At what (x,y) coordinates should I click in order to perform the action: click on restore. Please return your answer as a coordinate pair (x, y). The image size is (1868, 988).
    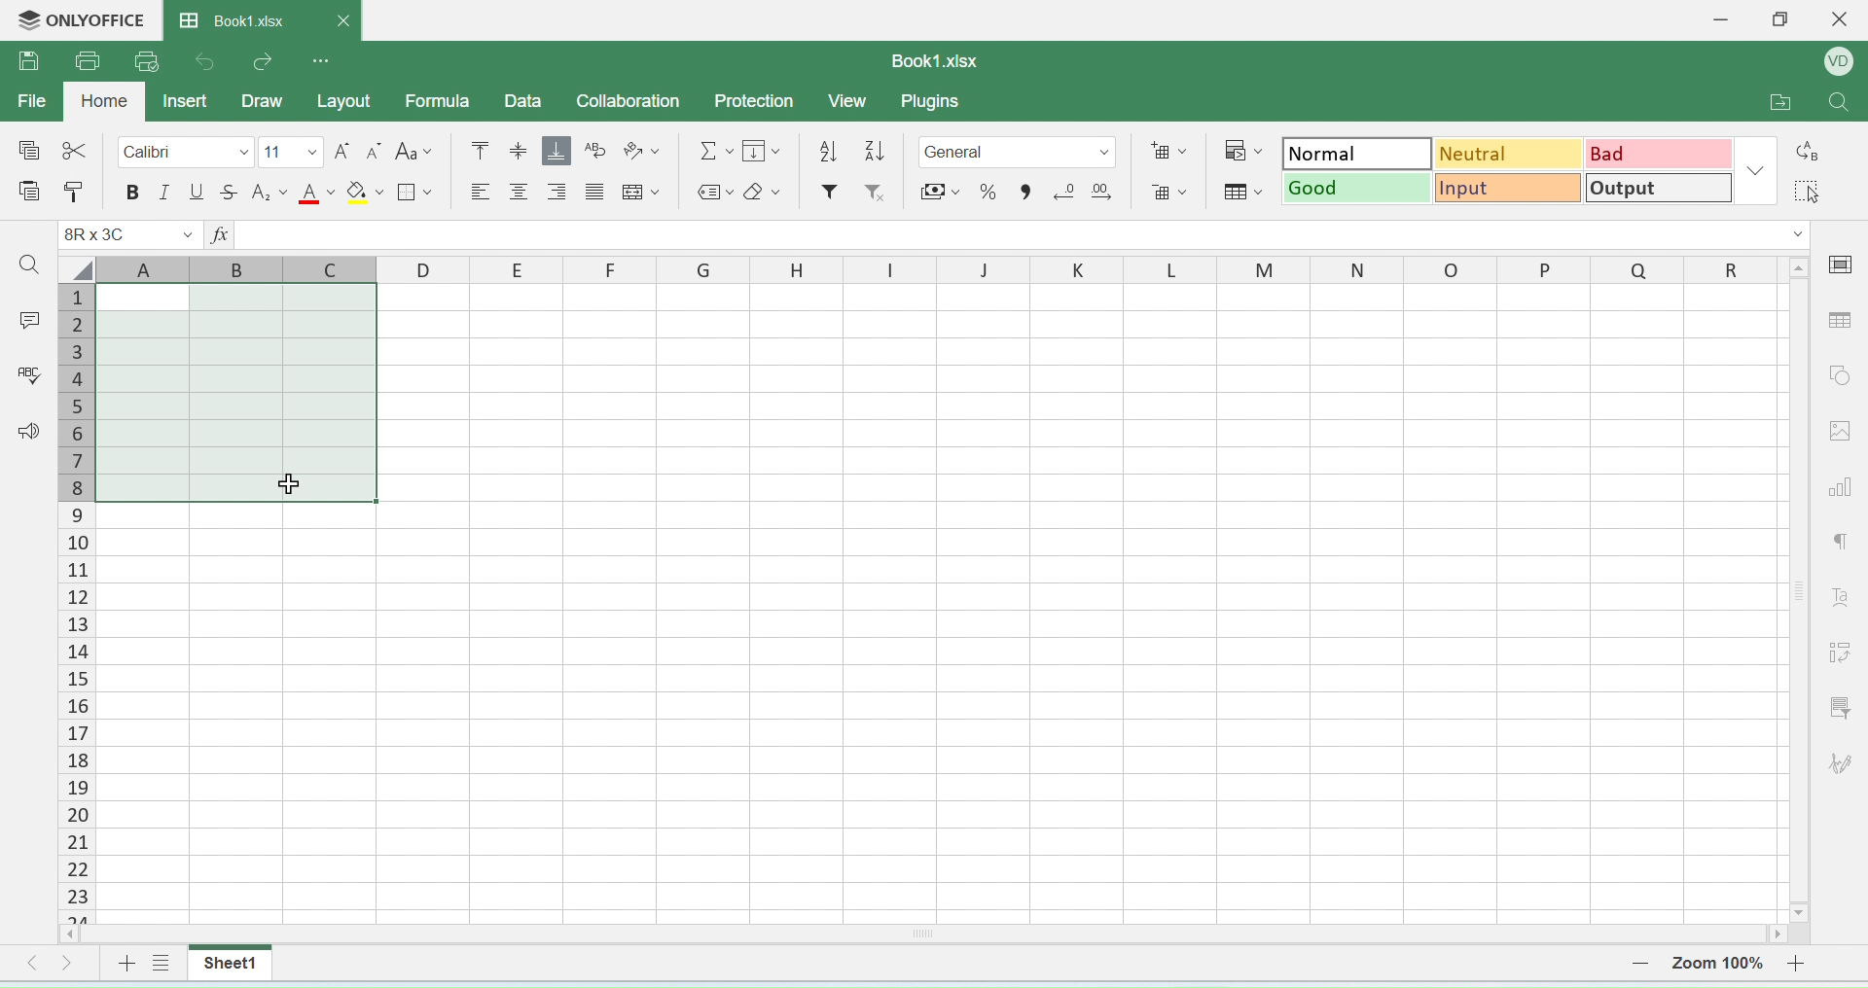
    Looking at the image, I should click on (1780, 22).